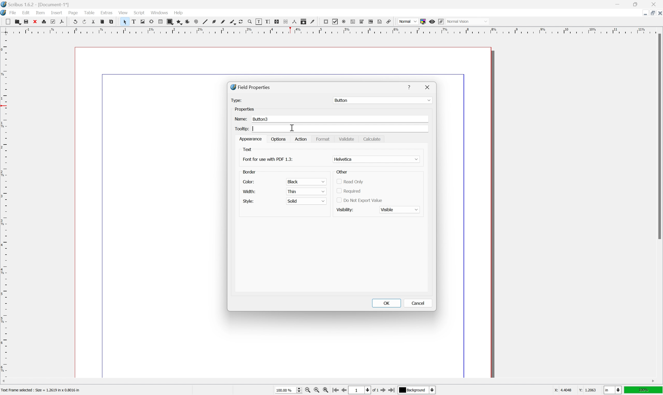 The image size is (663, 395). I want to click on redo, so click(85, 22).